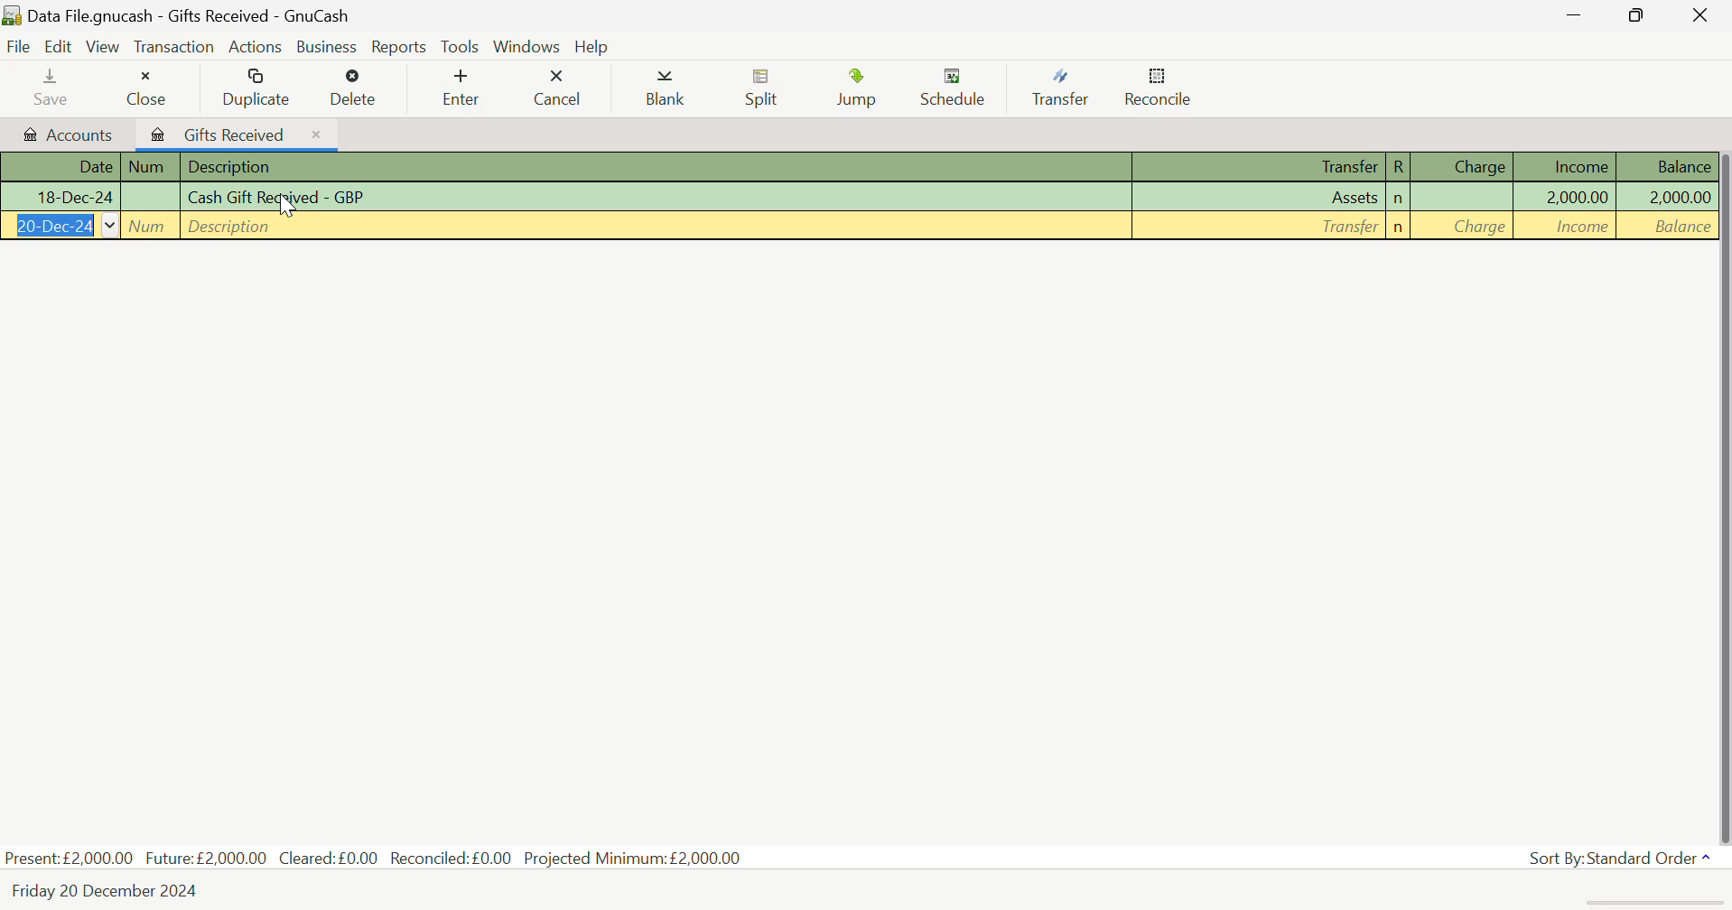 The width and height of the screenshot is (1732, 910). What do you see at coordinates (557, 85) in the screenshot?
I see `Cancel` at bounding box center [557, 85].